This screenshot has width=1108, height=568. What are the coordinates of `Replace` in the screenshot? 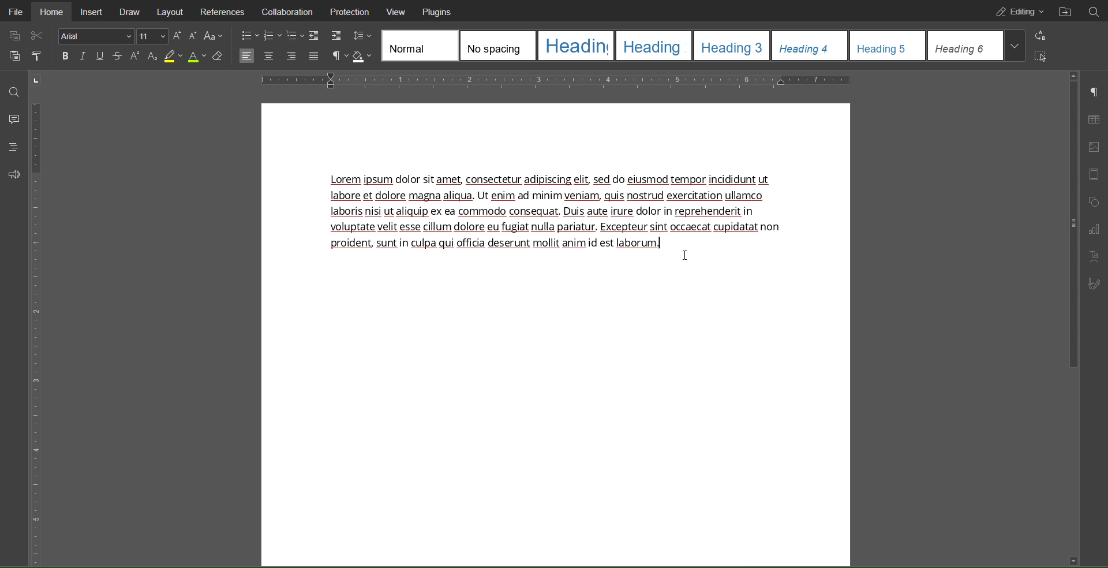 It's located at (1040, 36).